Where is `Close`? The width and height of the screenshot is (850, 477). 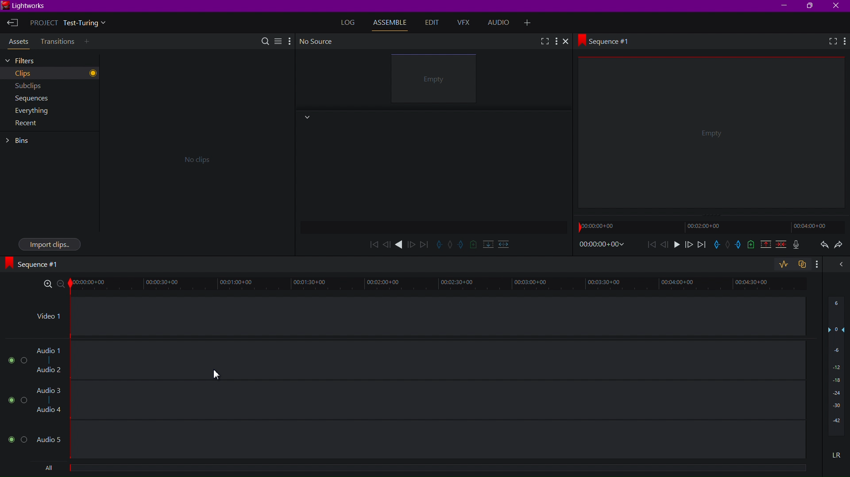 Close is located at coordinates (838, 6).